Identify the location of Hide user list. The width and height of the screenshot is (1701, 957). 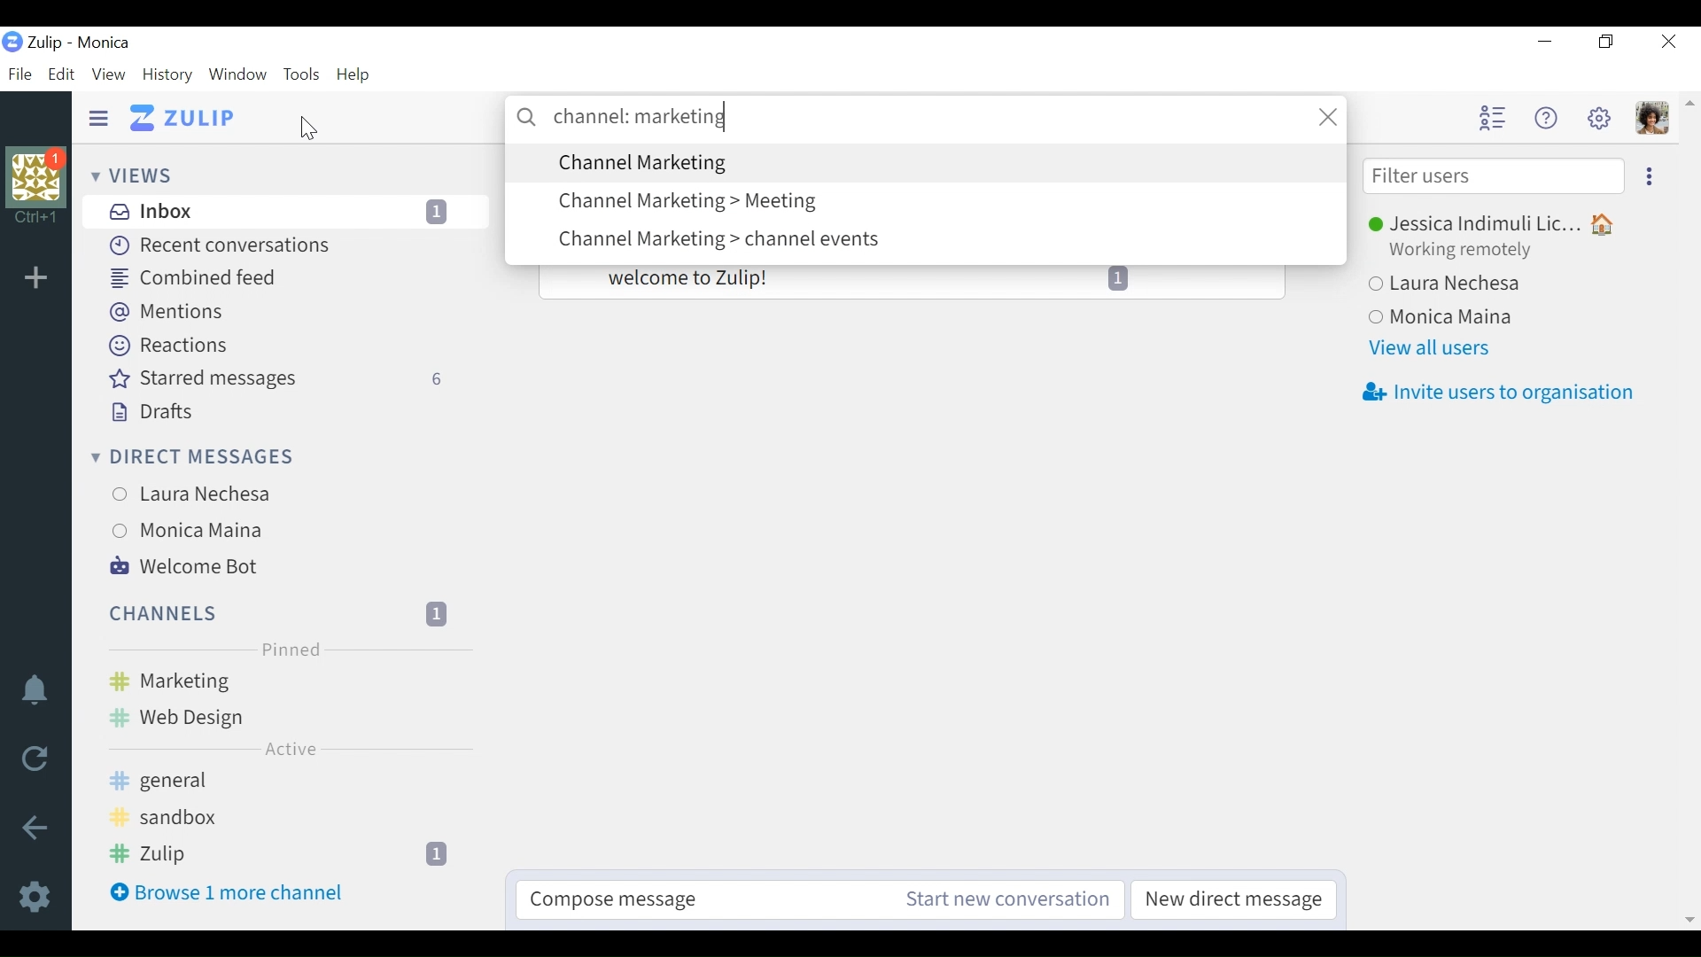
(1493, 119).